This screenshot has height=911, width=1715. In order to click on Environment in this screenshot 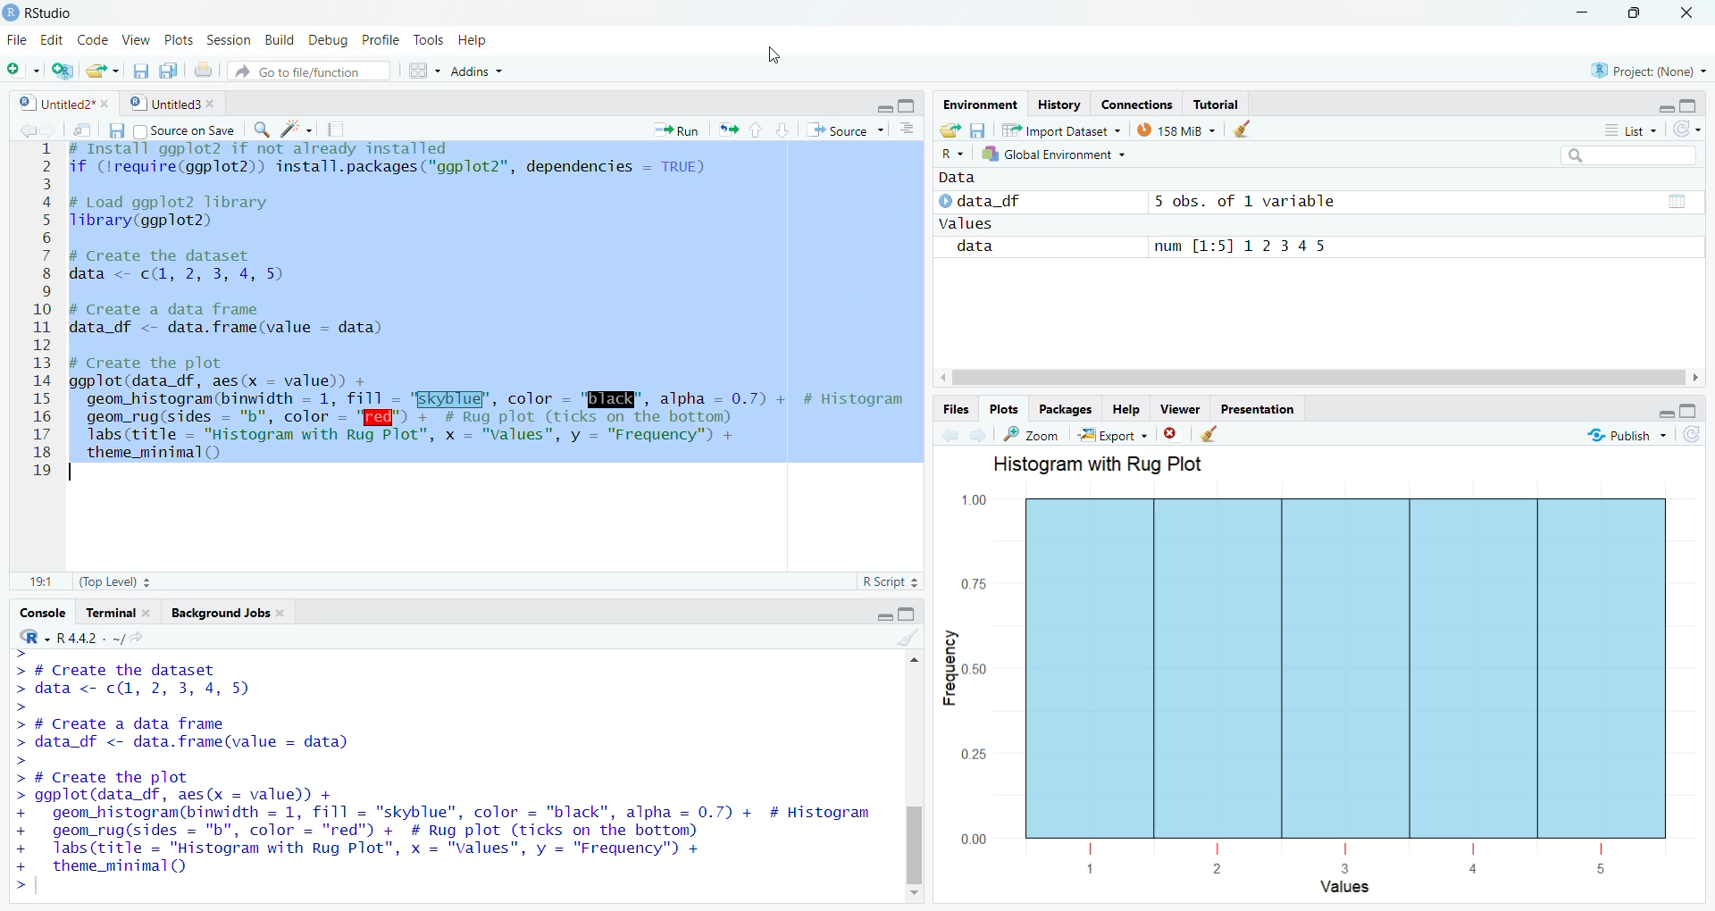, I will do `click(980, 102)`.